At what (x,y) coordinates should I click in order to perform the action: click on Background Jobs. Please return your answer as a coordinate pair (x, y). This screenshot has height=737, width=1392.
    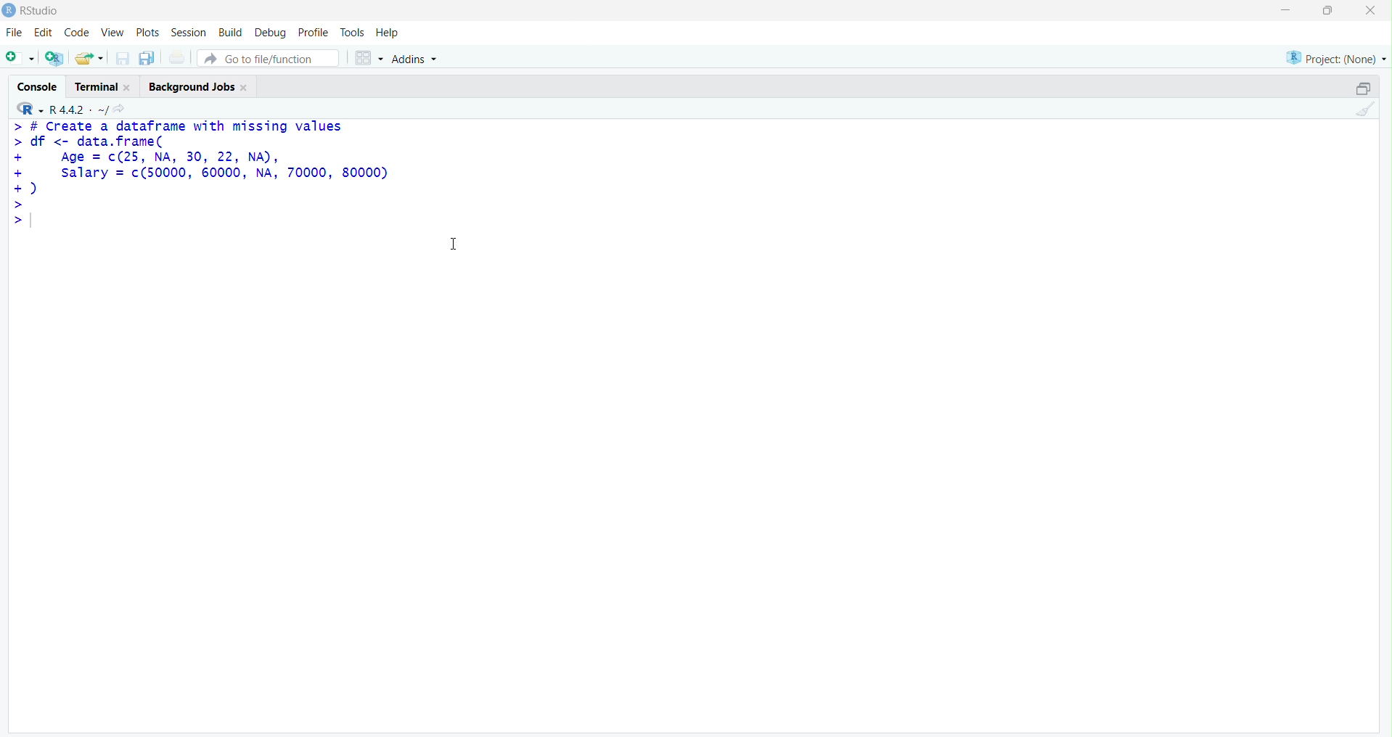
    Looking at the image, I should click on (198, 85).